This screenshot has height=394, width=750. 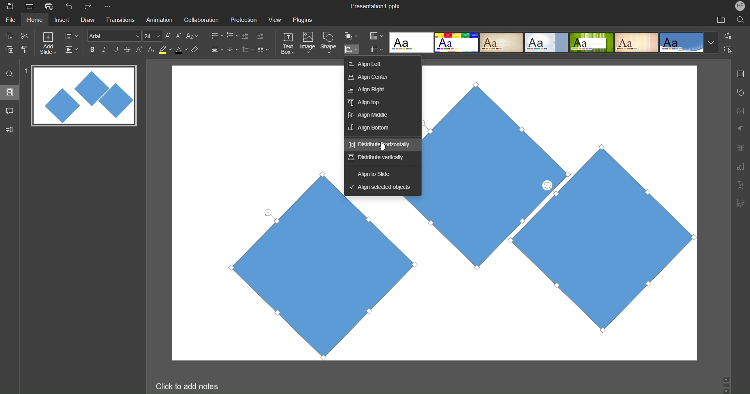 What do you see at coordinates (739, 74) in the screenshot?
I see `Slide Settings` at bounding box center [739, 74].